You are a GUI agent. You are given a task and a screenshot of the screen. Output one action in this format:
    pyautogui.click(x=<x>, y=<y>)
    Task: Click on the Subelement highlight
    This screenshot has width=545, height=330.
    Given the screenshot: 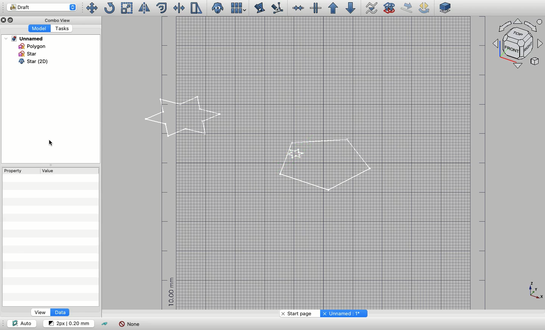 What is the action you would take?
    pyautogui.click(x=276, y=8)
    